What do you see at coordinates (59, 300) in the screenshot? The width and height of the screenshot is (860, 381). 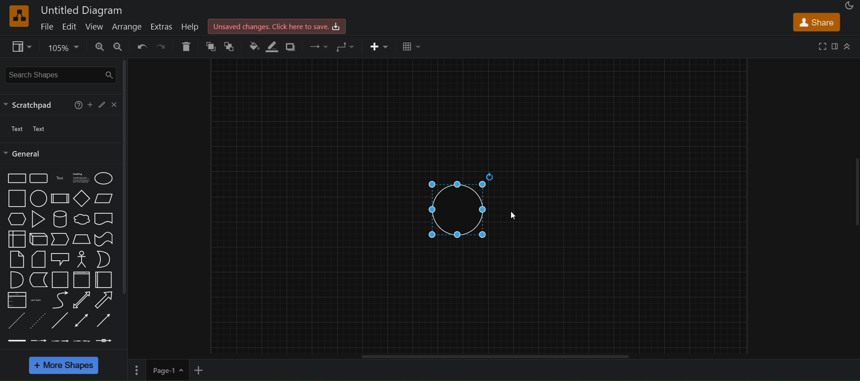 I see `curve` at bounding box center [59, 300].